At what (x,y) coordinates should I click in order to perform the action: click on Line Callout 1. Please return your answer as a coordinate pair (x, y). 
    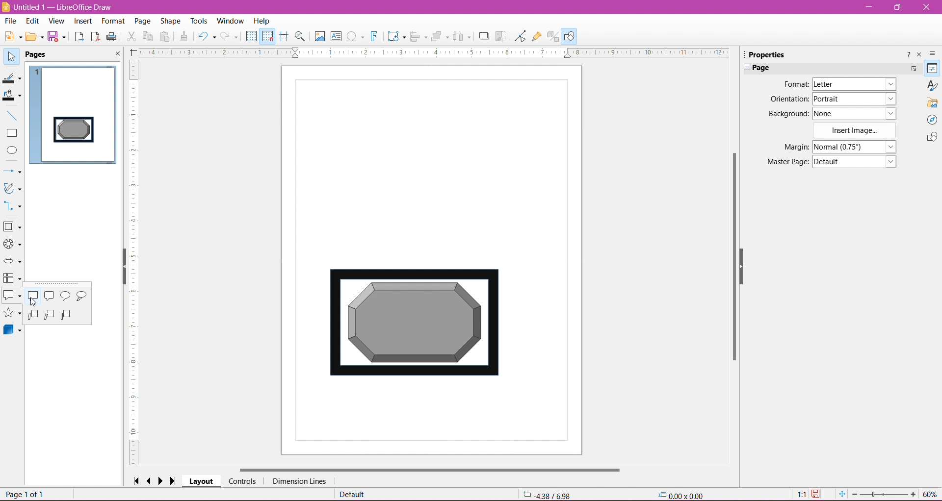
    Looking at the image, I should click on (32, 315).